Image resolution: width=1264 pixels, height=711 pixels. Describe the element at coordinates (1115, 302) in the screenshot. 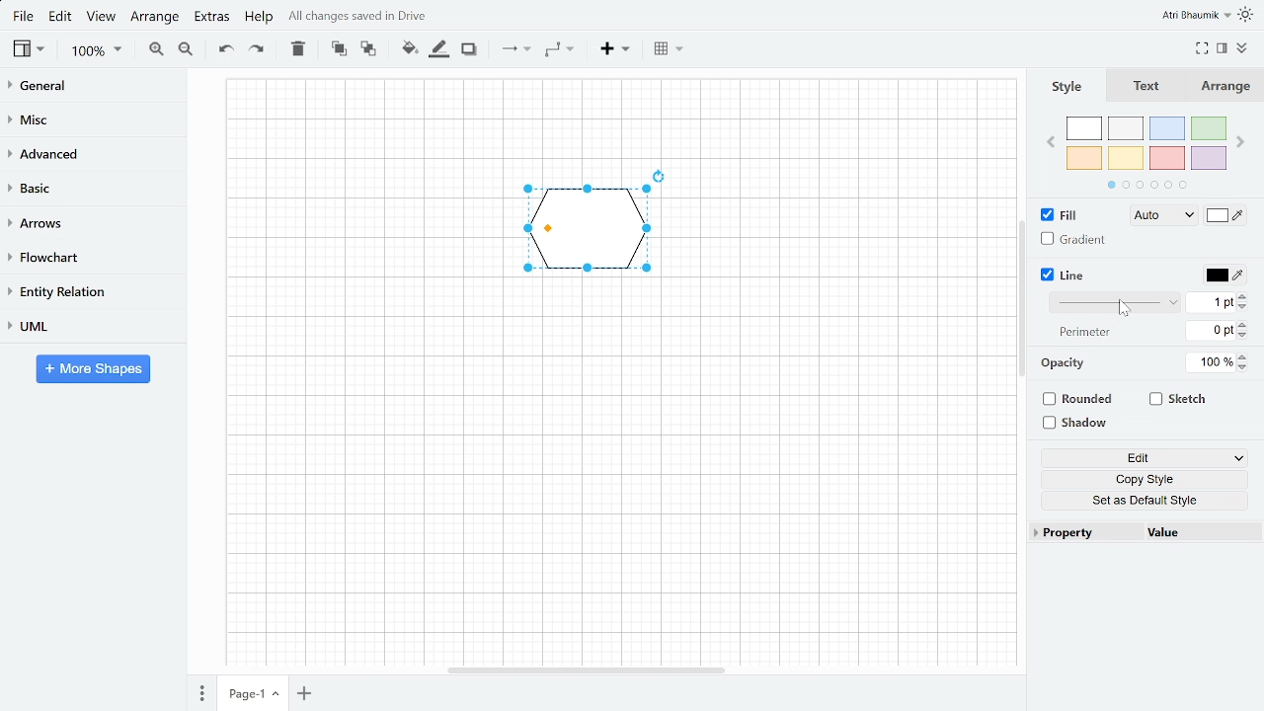

I see `Line style` at that location.